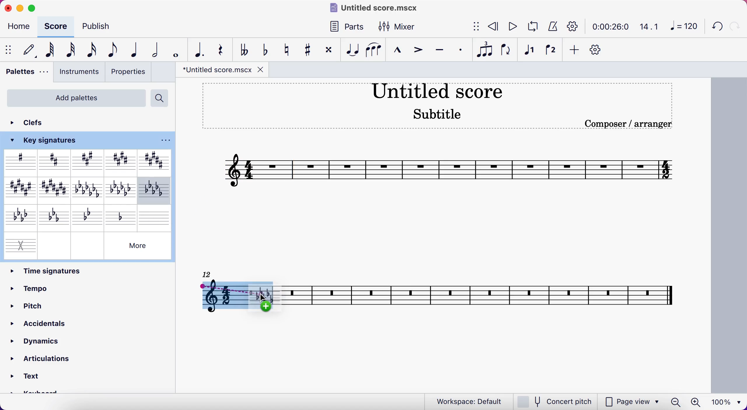 This screenshot has width=747, height=410. What do you see at coordinates (200, 49) in the screenshot?
I see `augmentation note` at bounding box center [200, 49].